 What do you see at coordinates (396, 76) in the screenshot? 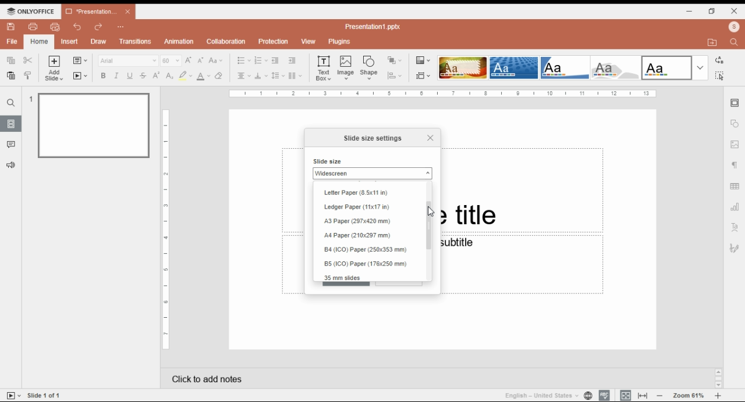
I see `align shape` at bounding box center [396, 76].